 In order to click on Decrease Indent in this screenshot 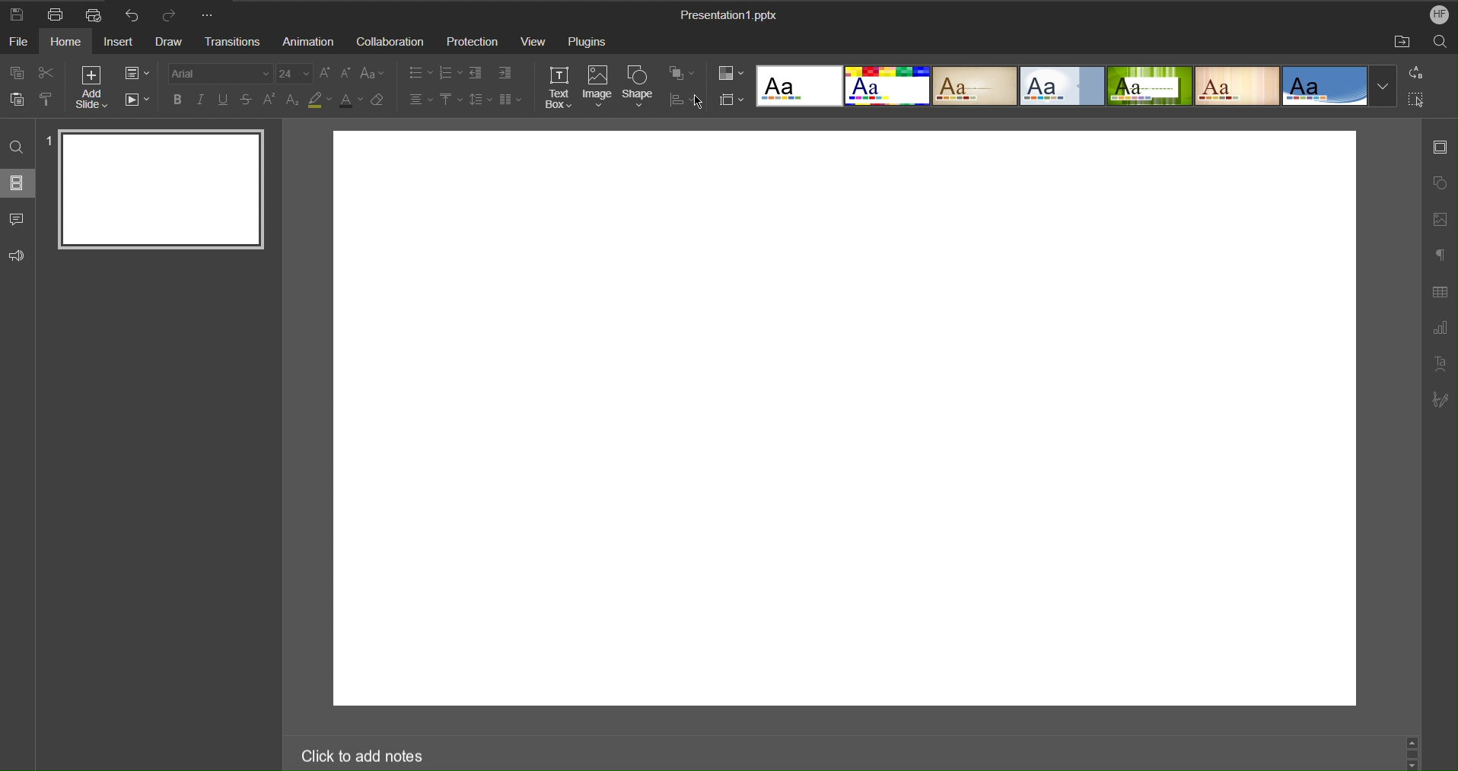, I will do `click(476, 72)`.